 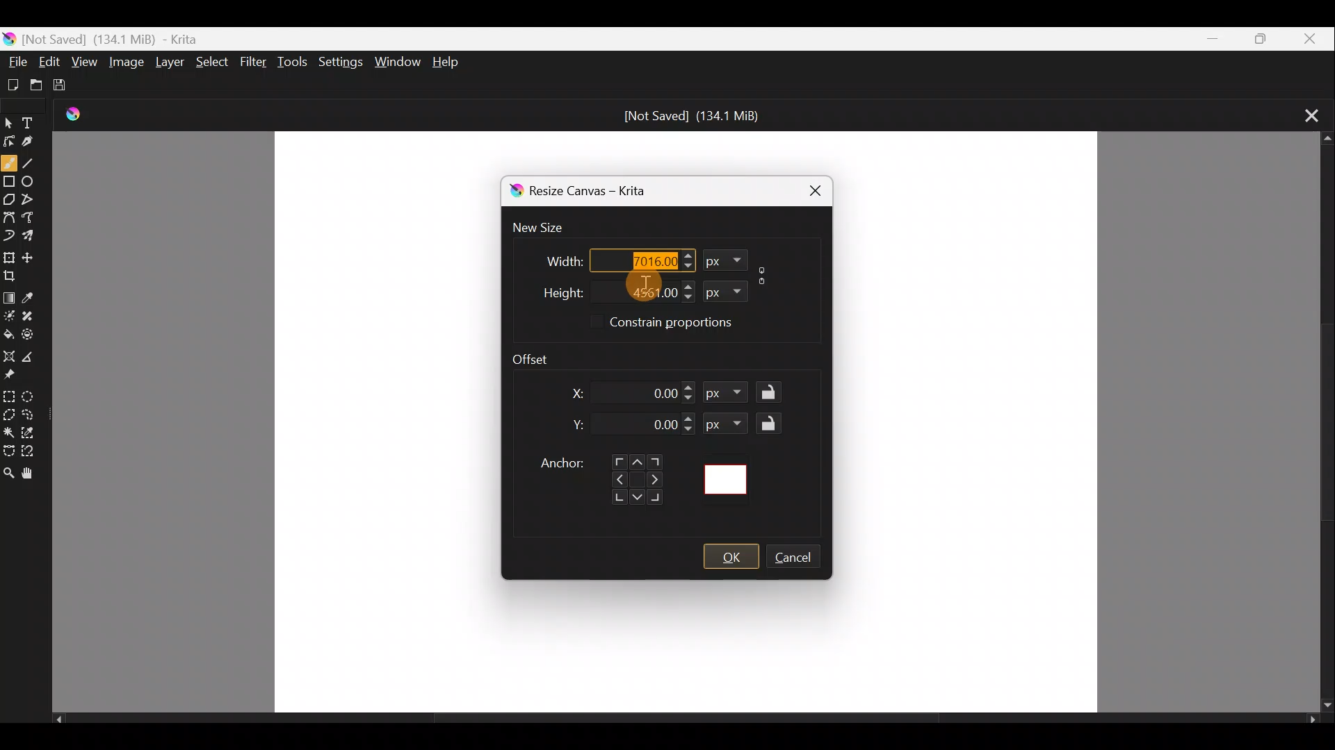 I want to click on Resize canvas - Krita, so click(x=604, y=193).